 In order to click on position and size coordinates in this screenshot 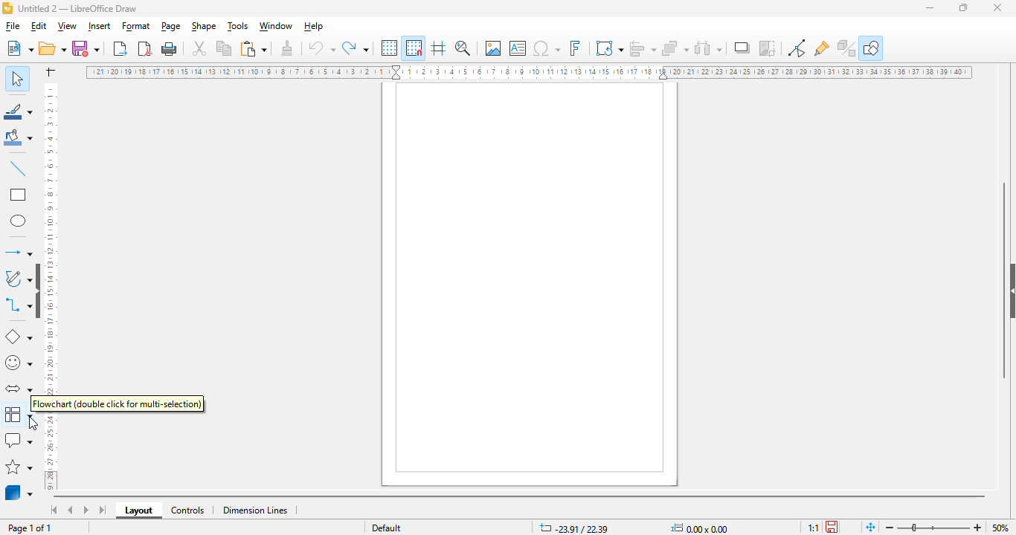, I will do `click(574, 527)`.